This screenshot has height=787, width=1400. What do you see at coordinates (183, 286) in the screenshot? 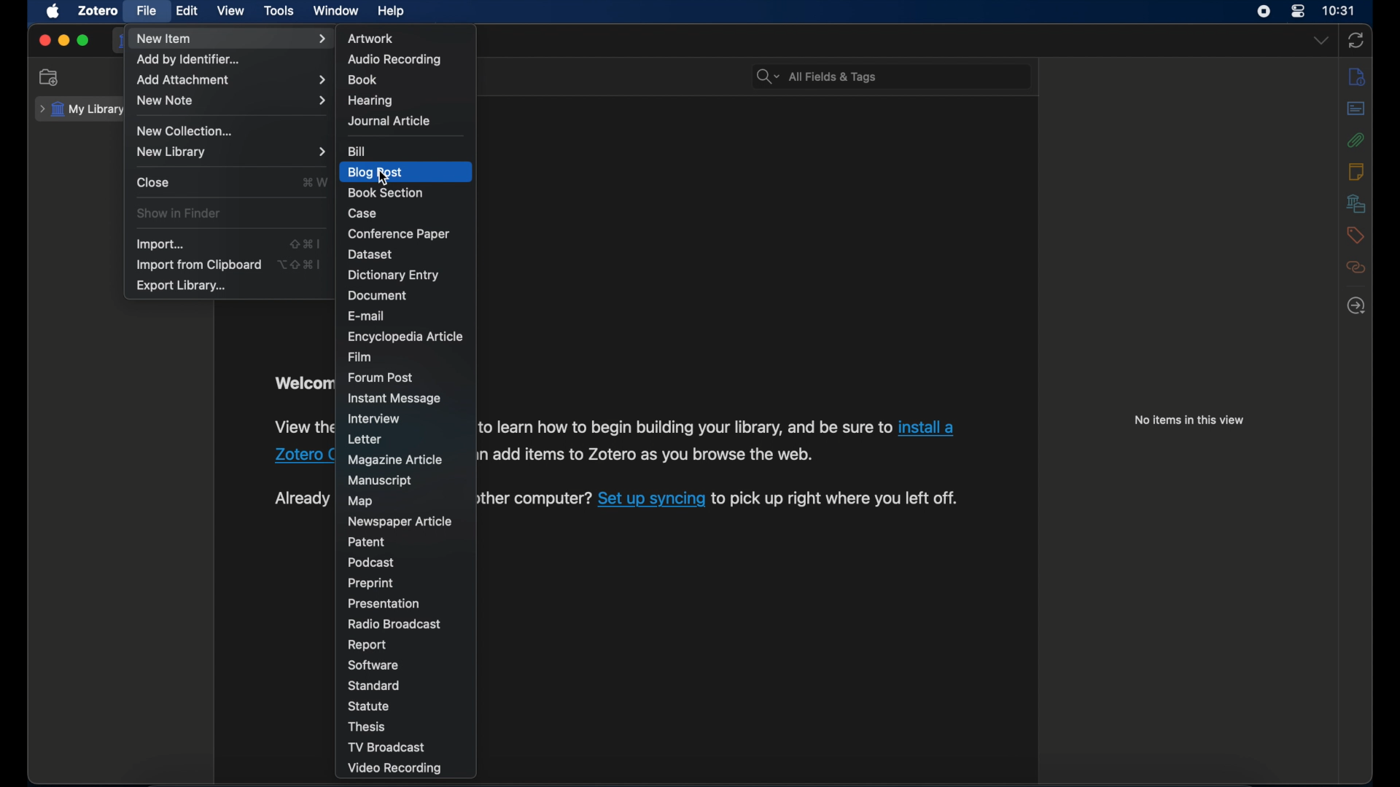
I see `export library` at bounding box center [183, 286].